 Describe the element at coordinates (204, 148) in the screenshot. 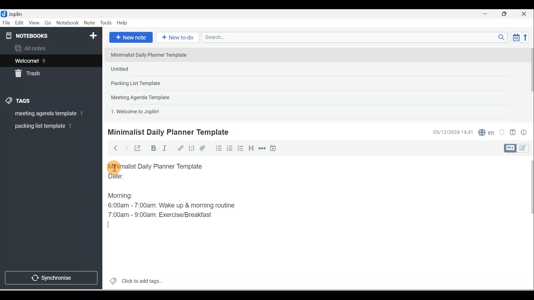

I see `Attach file` at that location.